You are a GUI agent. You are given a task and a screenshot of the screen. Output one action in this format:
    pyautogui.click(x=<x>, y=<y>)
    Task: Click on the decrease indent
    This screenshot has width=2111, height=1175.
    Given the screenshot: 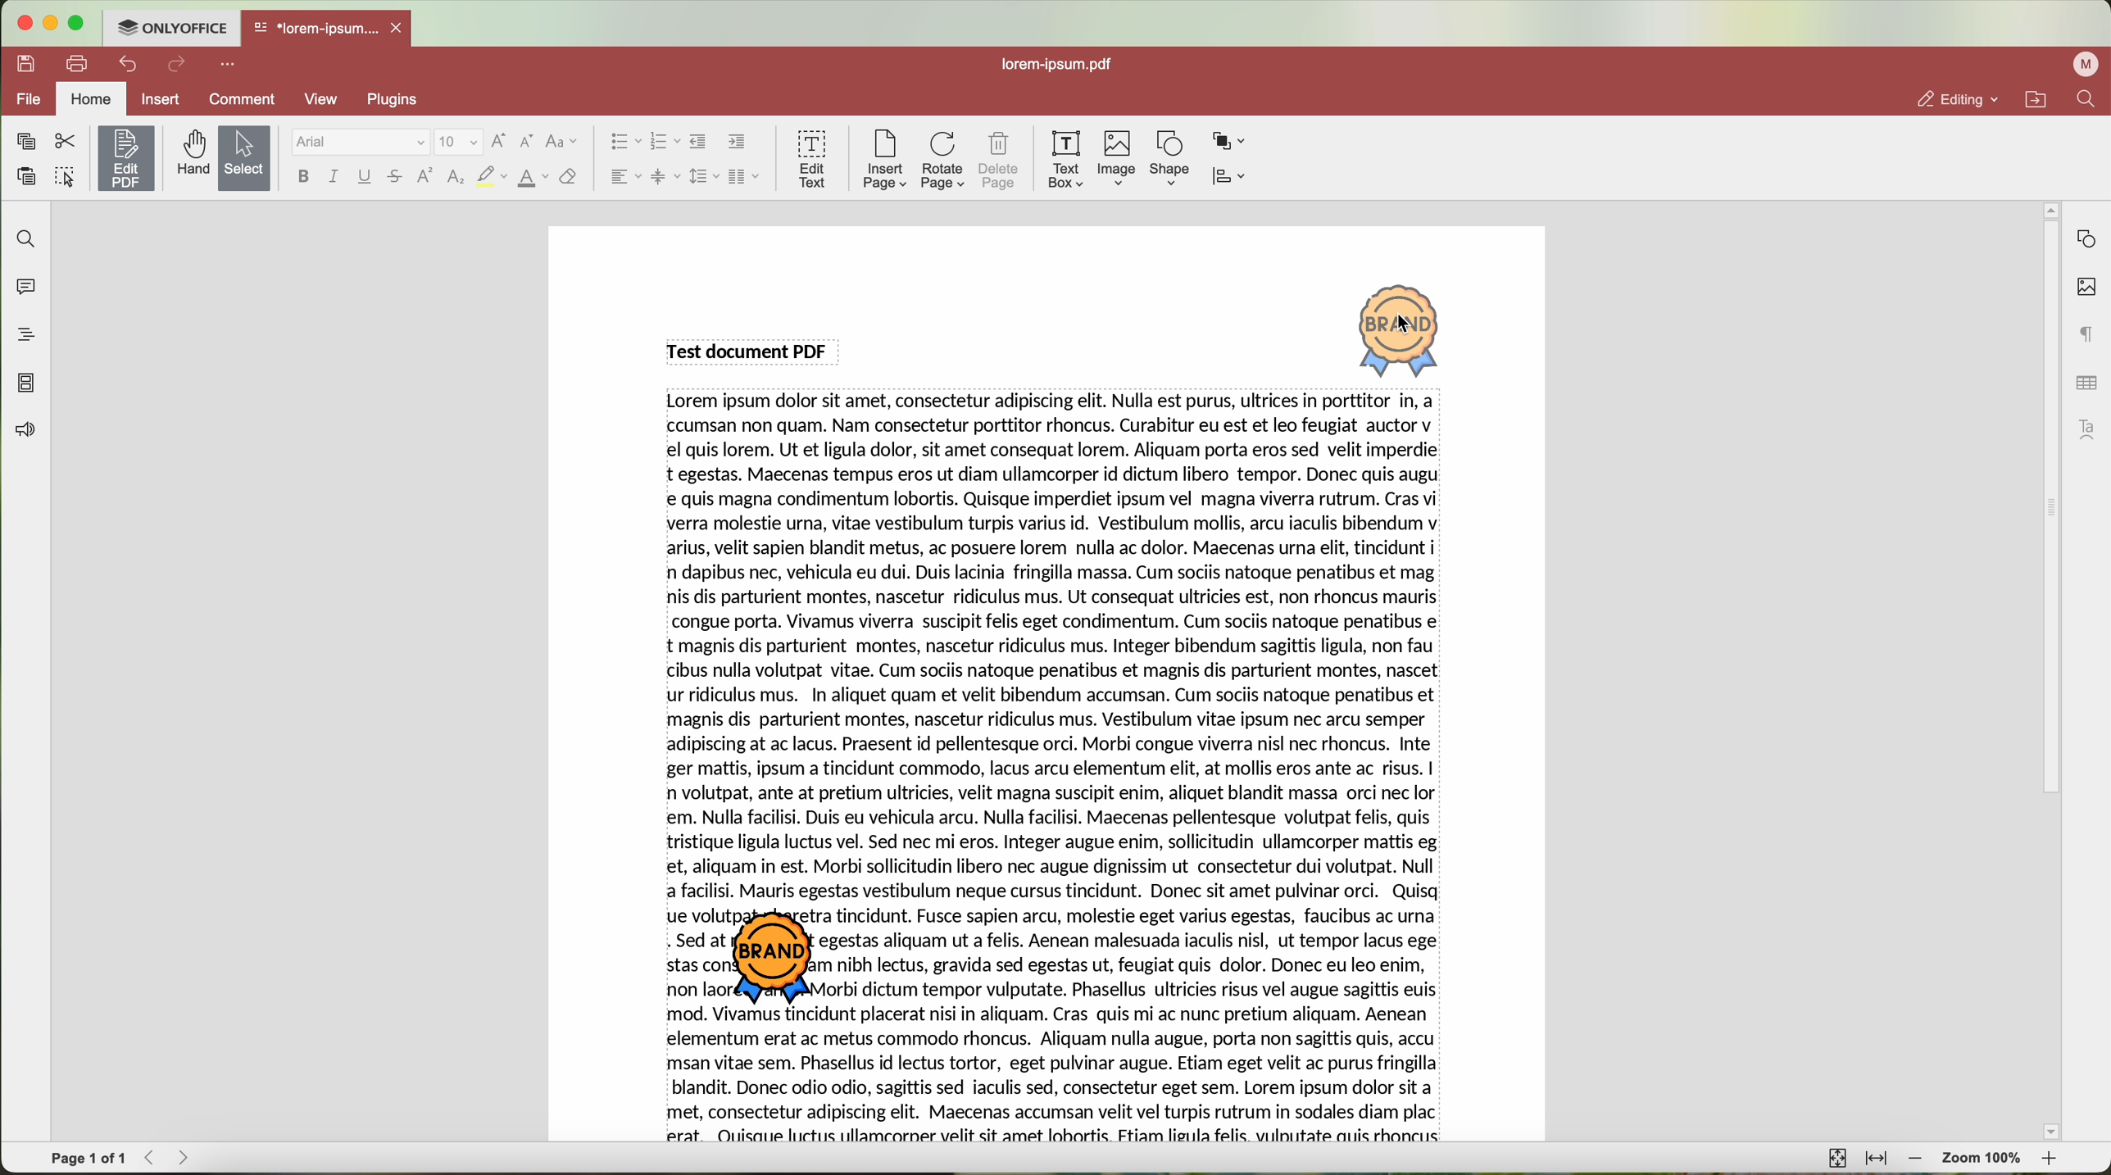 What is the action you would take?
    pyautogui.click(x=698, y=142)
    